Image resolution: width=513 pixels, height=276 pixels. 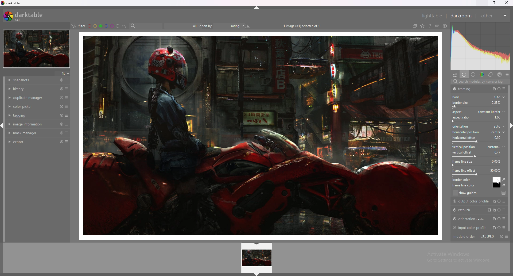 I want to click on frame line offset, so click(x=464, y=170).